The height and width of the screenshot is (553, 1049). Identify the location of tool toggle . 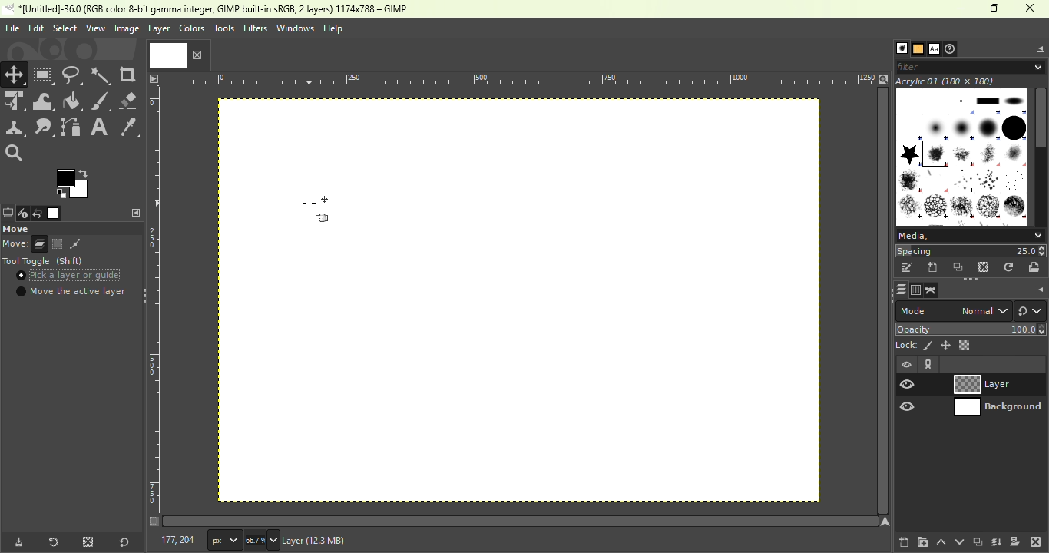
(46, 262).